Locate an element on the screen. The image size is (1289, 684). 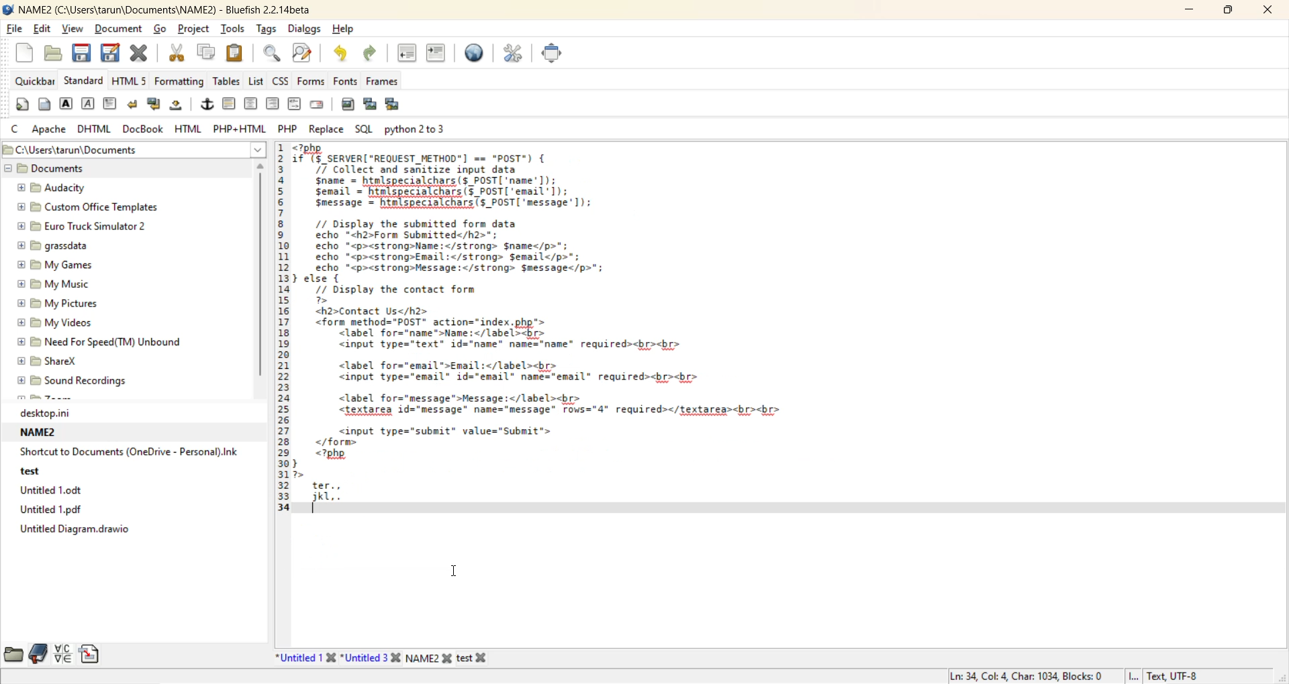
quickbar is located at coordinates (36, 81).